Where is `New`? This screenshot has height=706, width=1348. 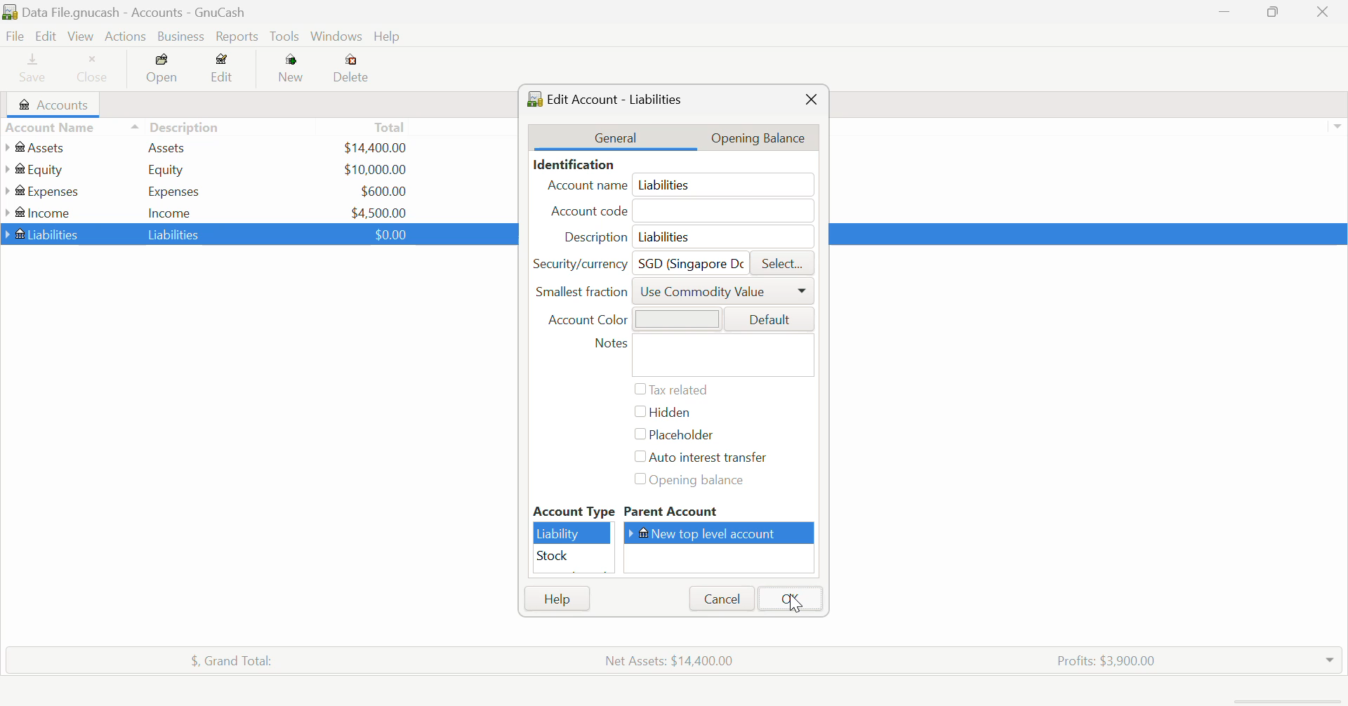
New is located at coordinates (292, 71).